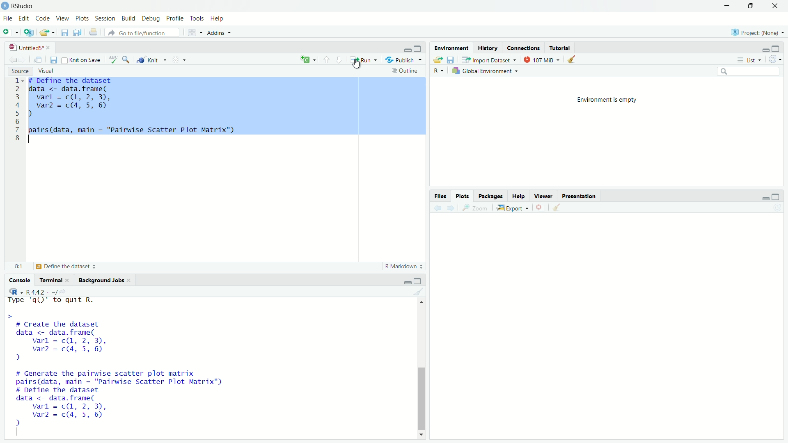 This screenshot has width=788, height=443. Describe the element at coordinates (307, 60) in the screenshot. I see `C` at that location.